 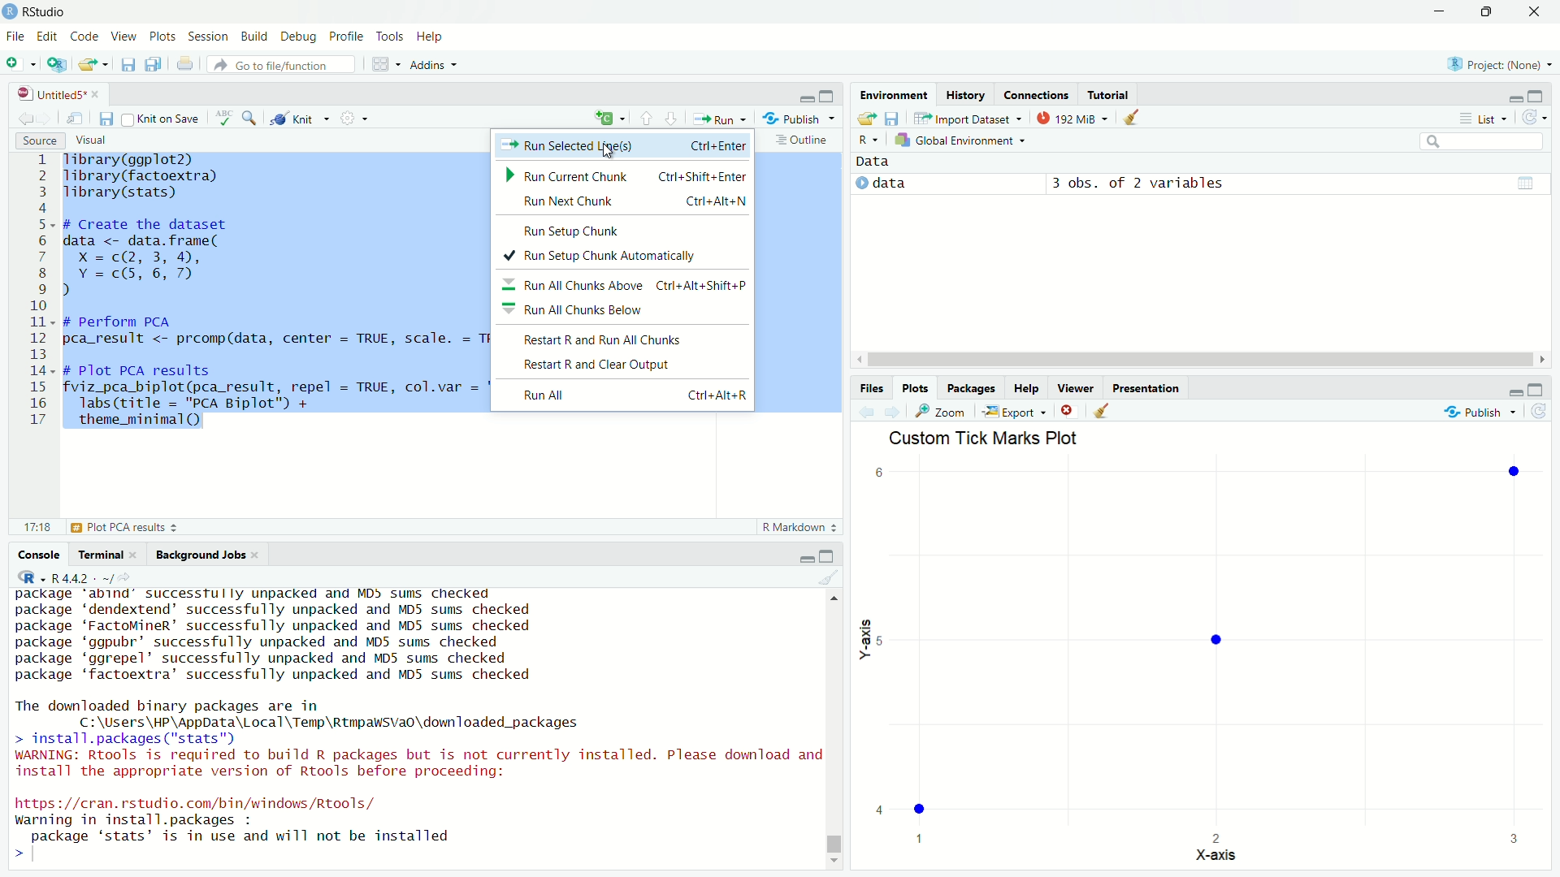 I want to click on environment, so click(x=894, y=93).